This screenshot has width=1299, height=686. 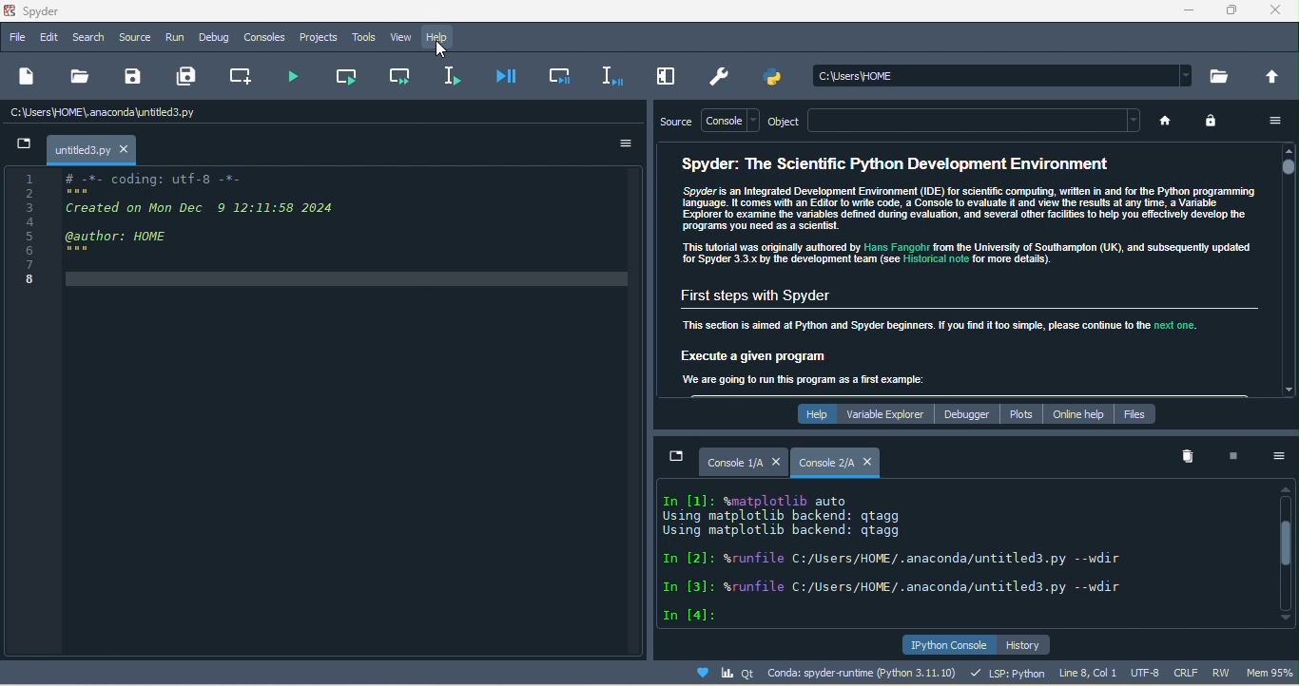 What do you see at coordinates (444, 37) in the screenshot?
I see `help` at bounding box center [444, 37].